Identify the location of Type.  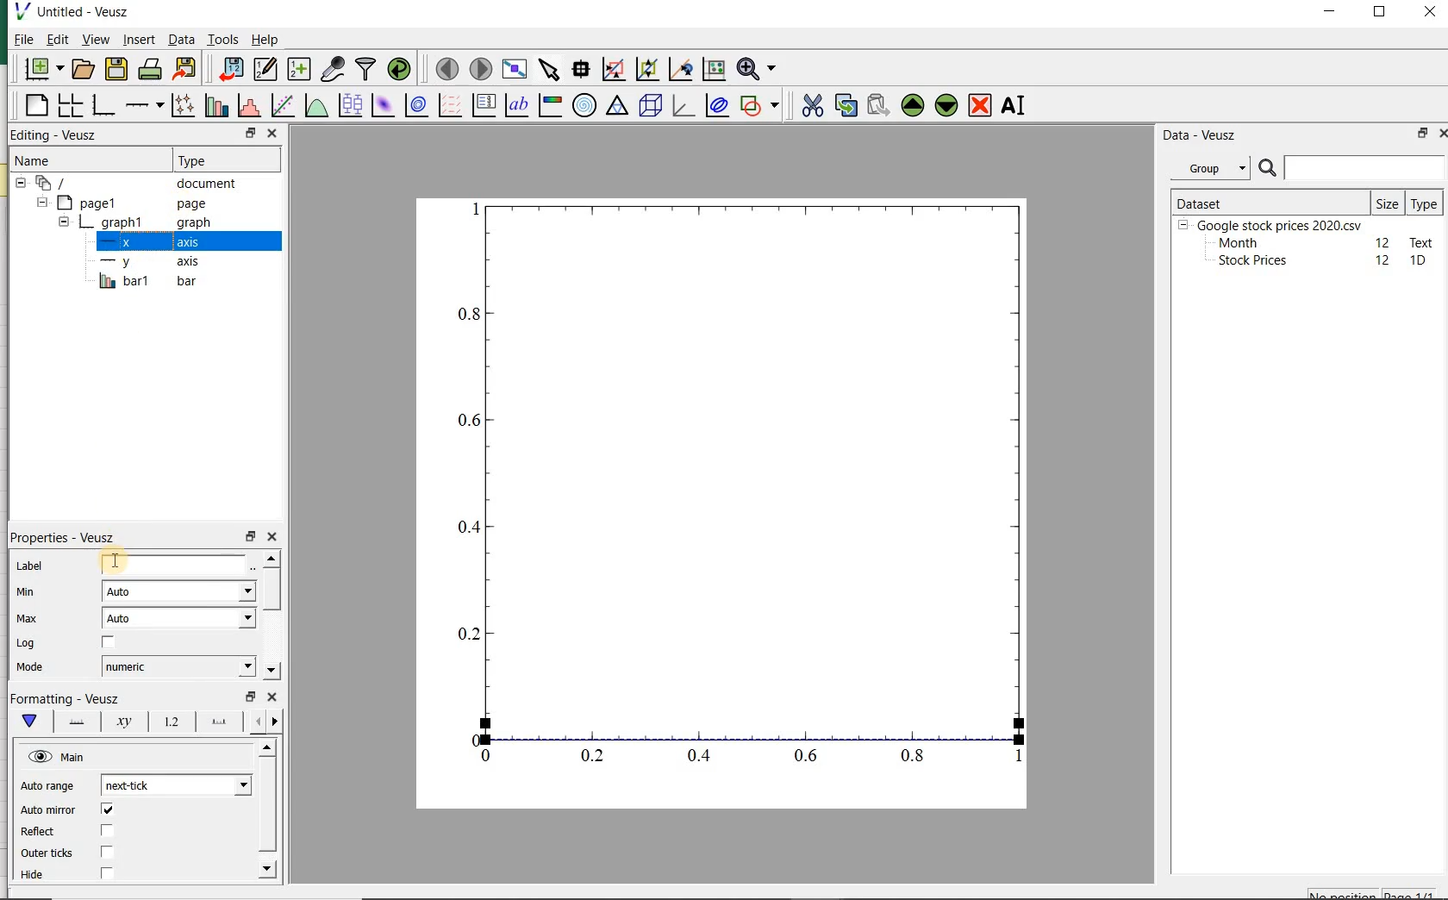
(1424, 203).